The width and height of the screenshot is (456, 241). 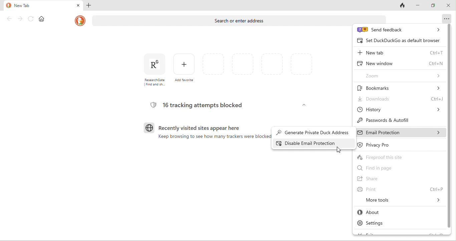 I want to click on home, so click(x=43, y=19).